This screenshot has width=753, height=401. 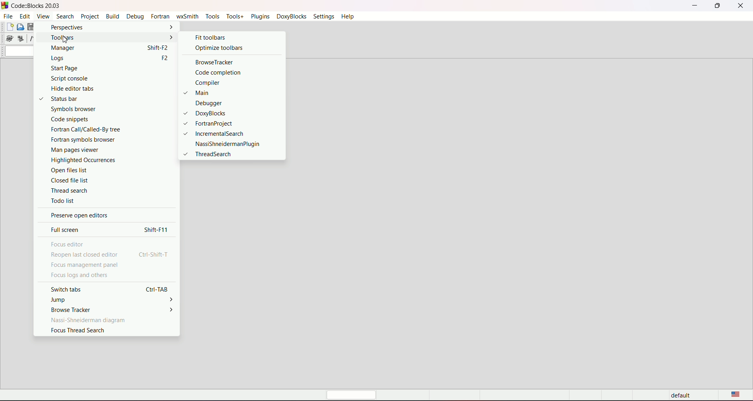 I want to click on ctrl+shift+T, so click(x=155, y=254).